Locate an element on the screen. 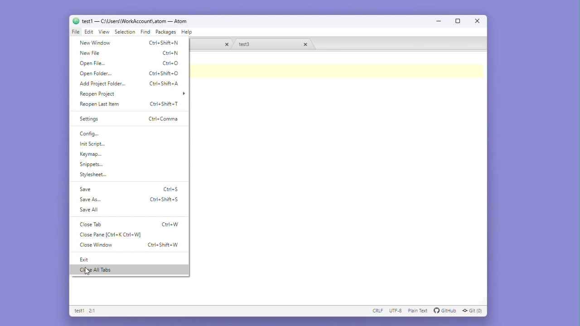 The width and height of the screenshot is (580, 326). close is located at coordinates (303, 44).